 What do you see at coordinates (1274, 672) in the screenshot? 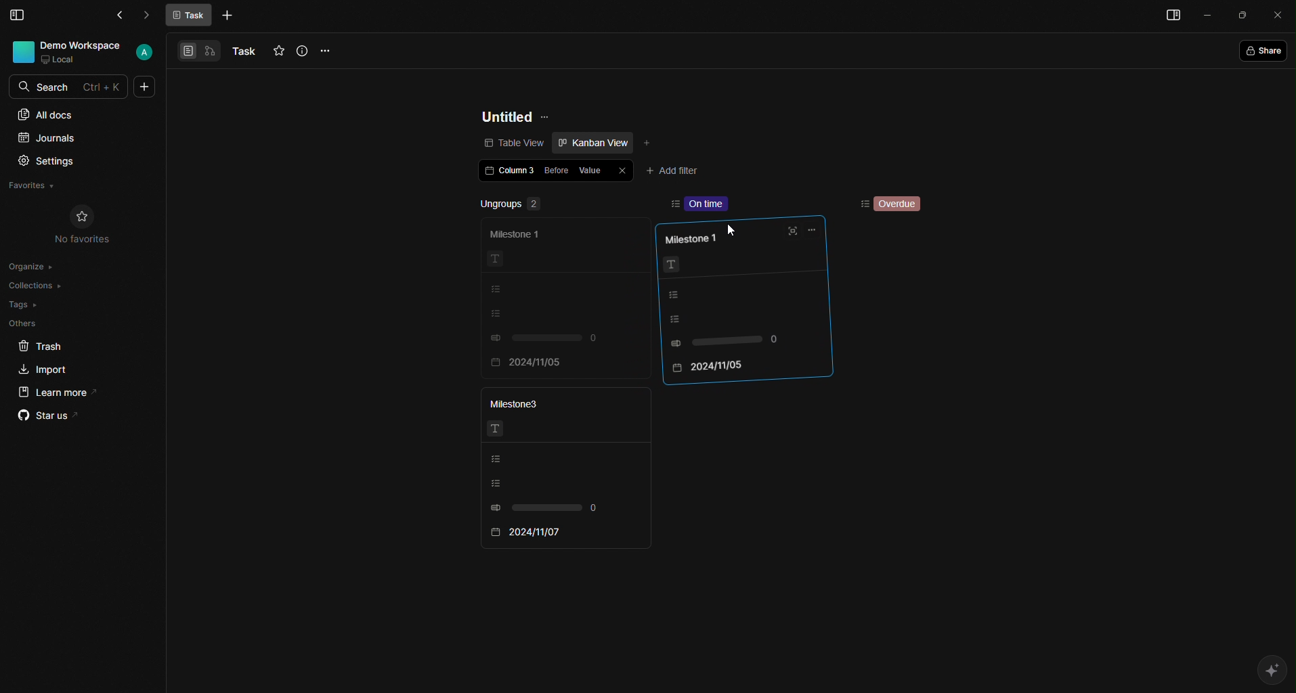
I see `AI` at bounding box center [1274, 672].